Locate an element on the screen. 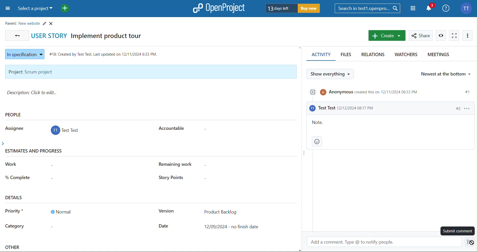 This screenshot has width=477, height=252. #2 is located at coordinates (455, 108).